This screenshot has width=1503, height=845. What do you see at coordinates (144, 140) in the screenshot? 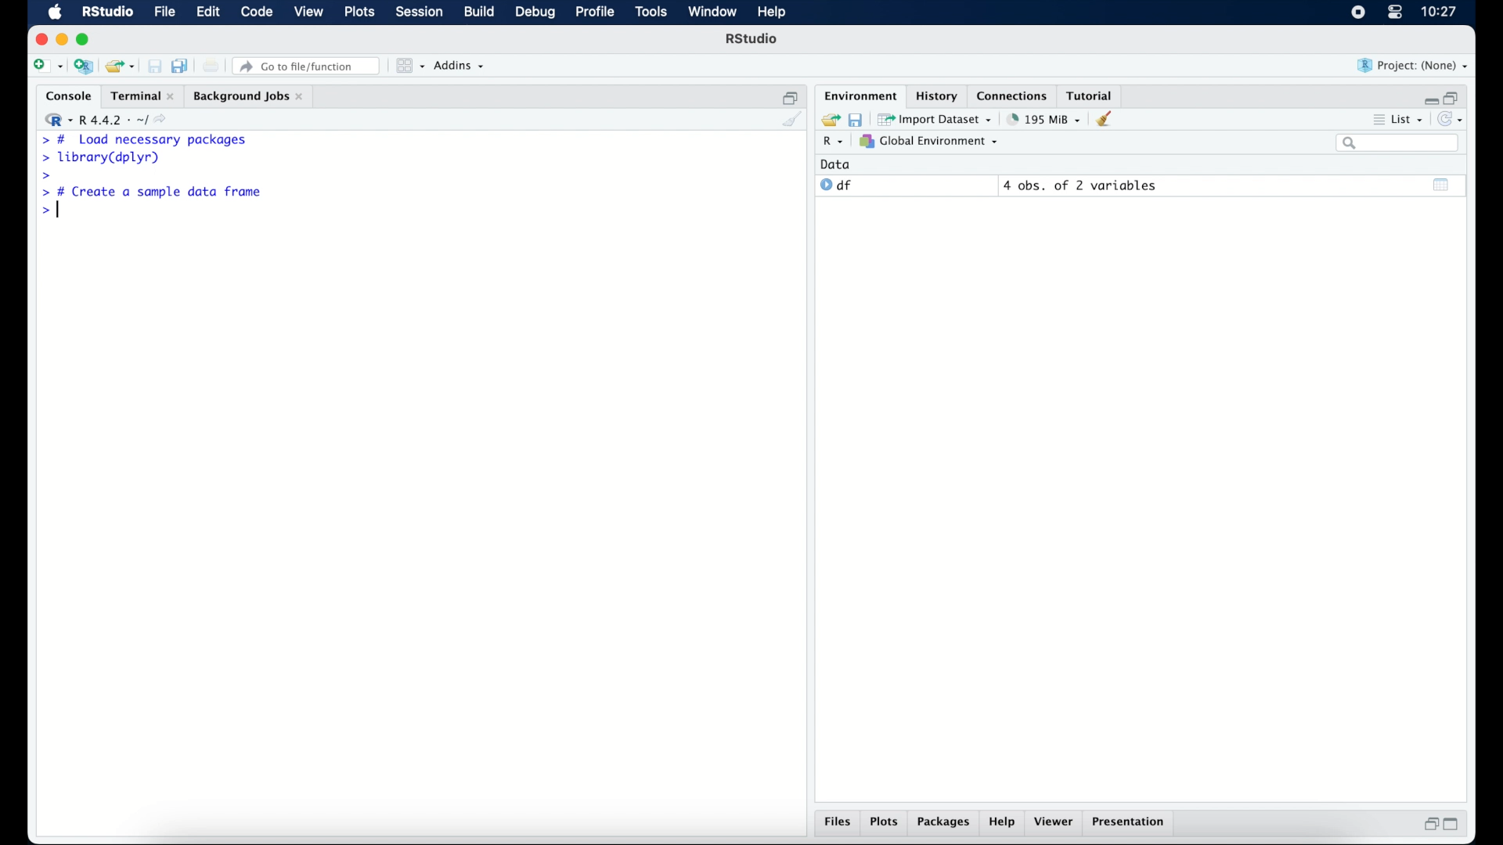
I see `> # Load necessary packages|` at bounding box center [144, 140].